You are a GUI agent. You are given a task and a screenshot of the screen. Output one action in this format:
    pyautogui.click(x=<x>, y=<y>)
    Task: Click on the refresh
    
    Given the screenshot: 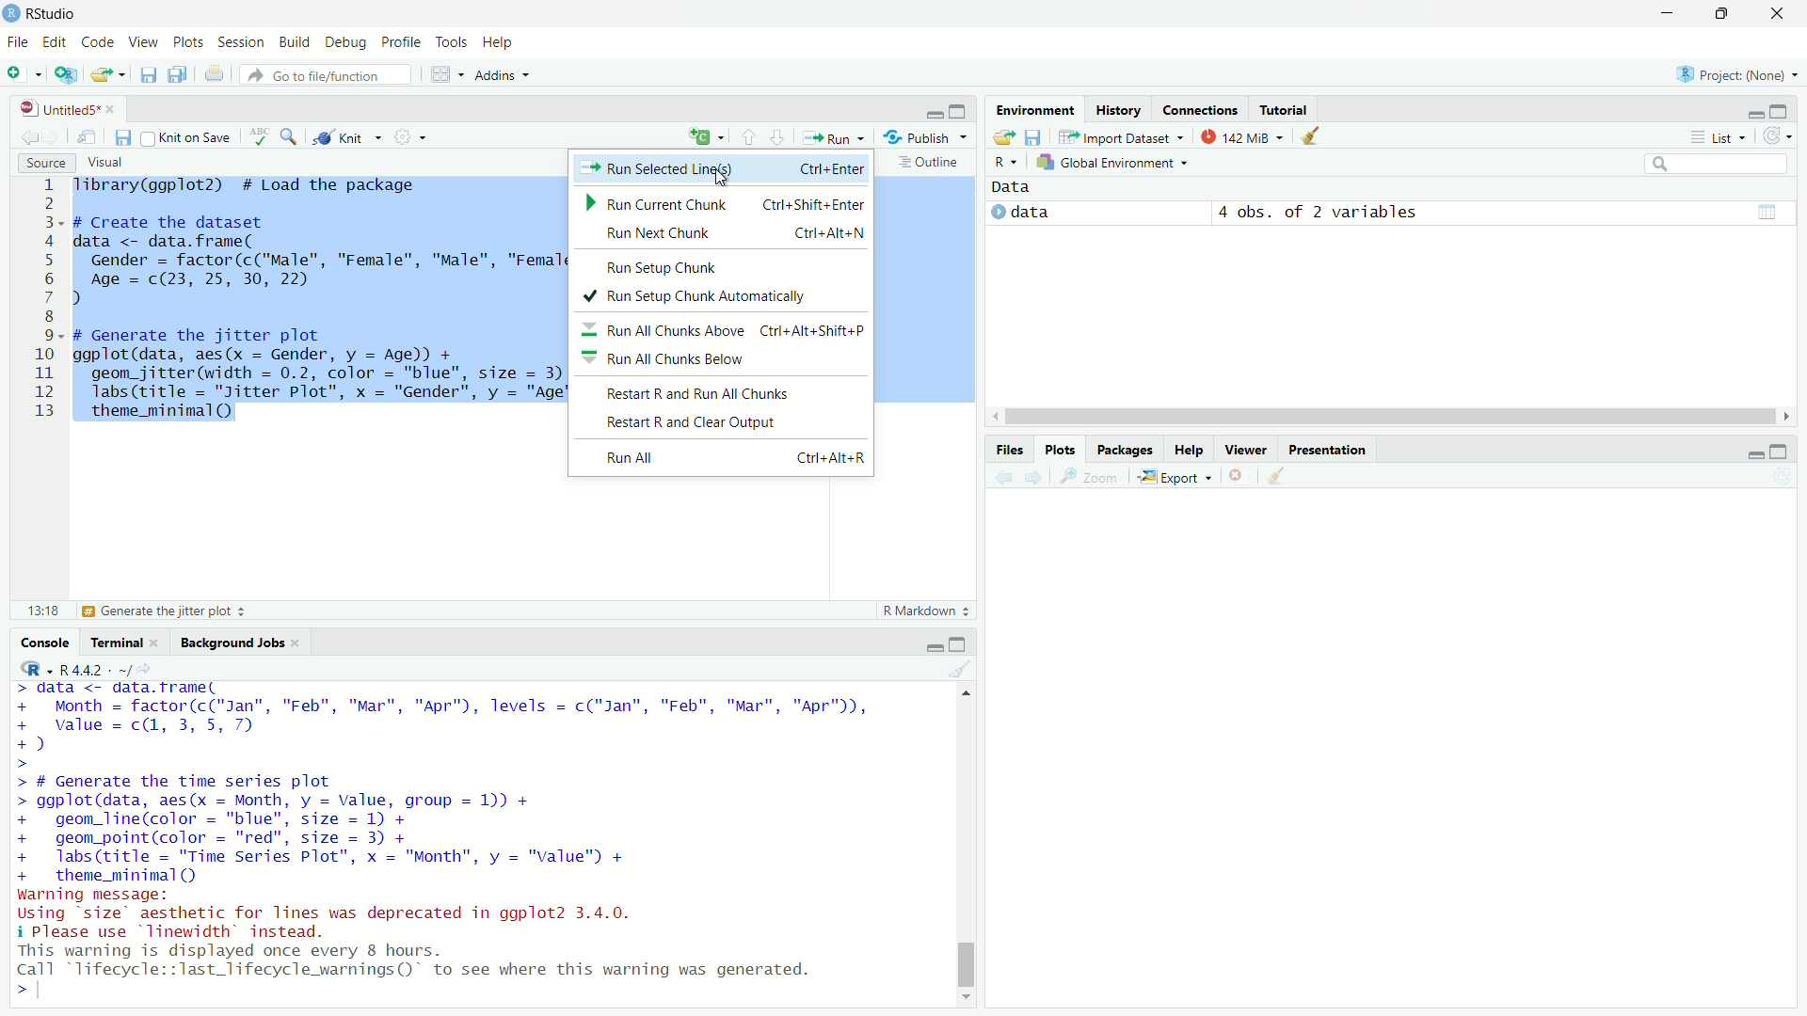 What is the action you would take?
    pyautogui.click(x=1783, y=136)
    